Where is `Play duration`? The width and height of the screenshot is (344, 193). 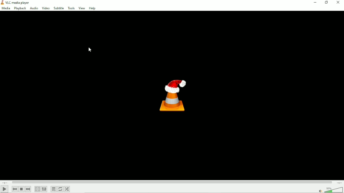
Play duration is located at coordinates (171, 182).